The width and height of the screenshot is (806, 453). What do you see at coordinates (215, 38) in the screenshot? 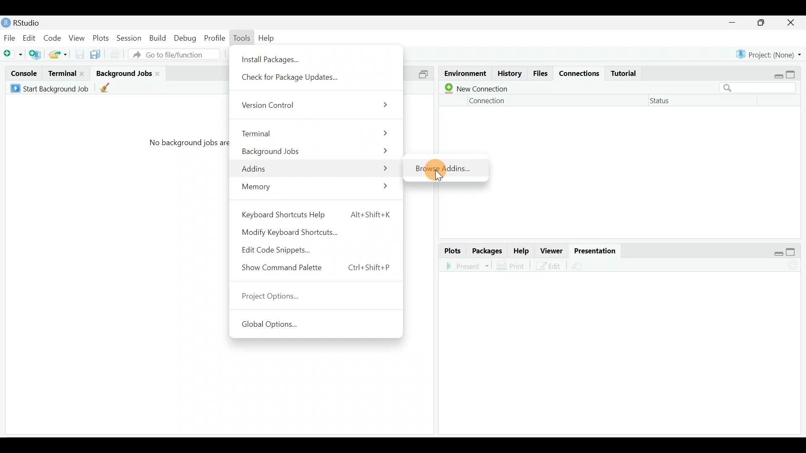
I see `Profile` at bounding box center [215, 38].